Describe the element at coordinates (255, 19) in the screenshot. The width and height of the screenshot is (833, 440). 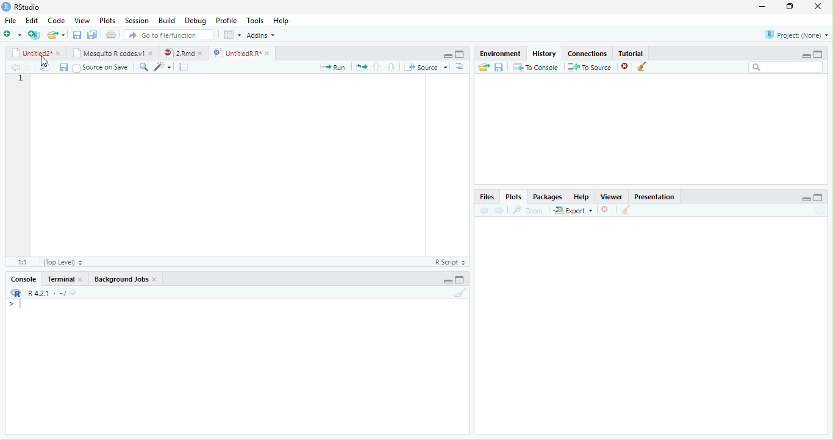
I see `tools` at that location.